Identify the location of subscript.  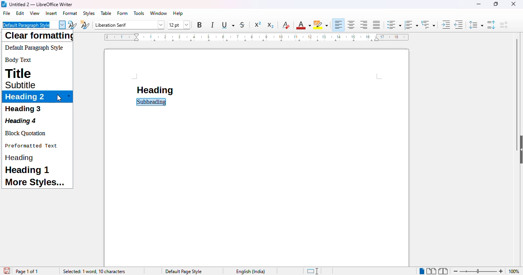
(270, 25).